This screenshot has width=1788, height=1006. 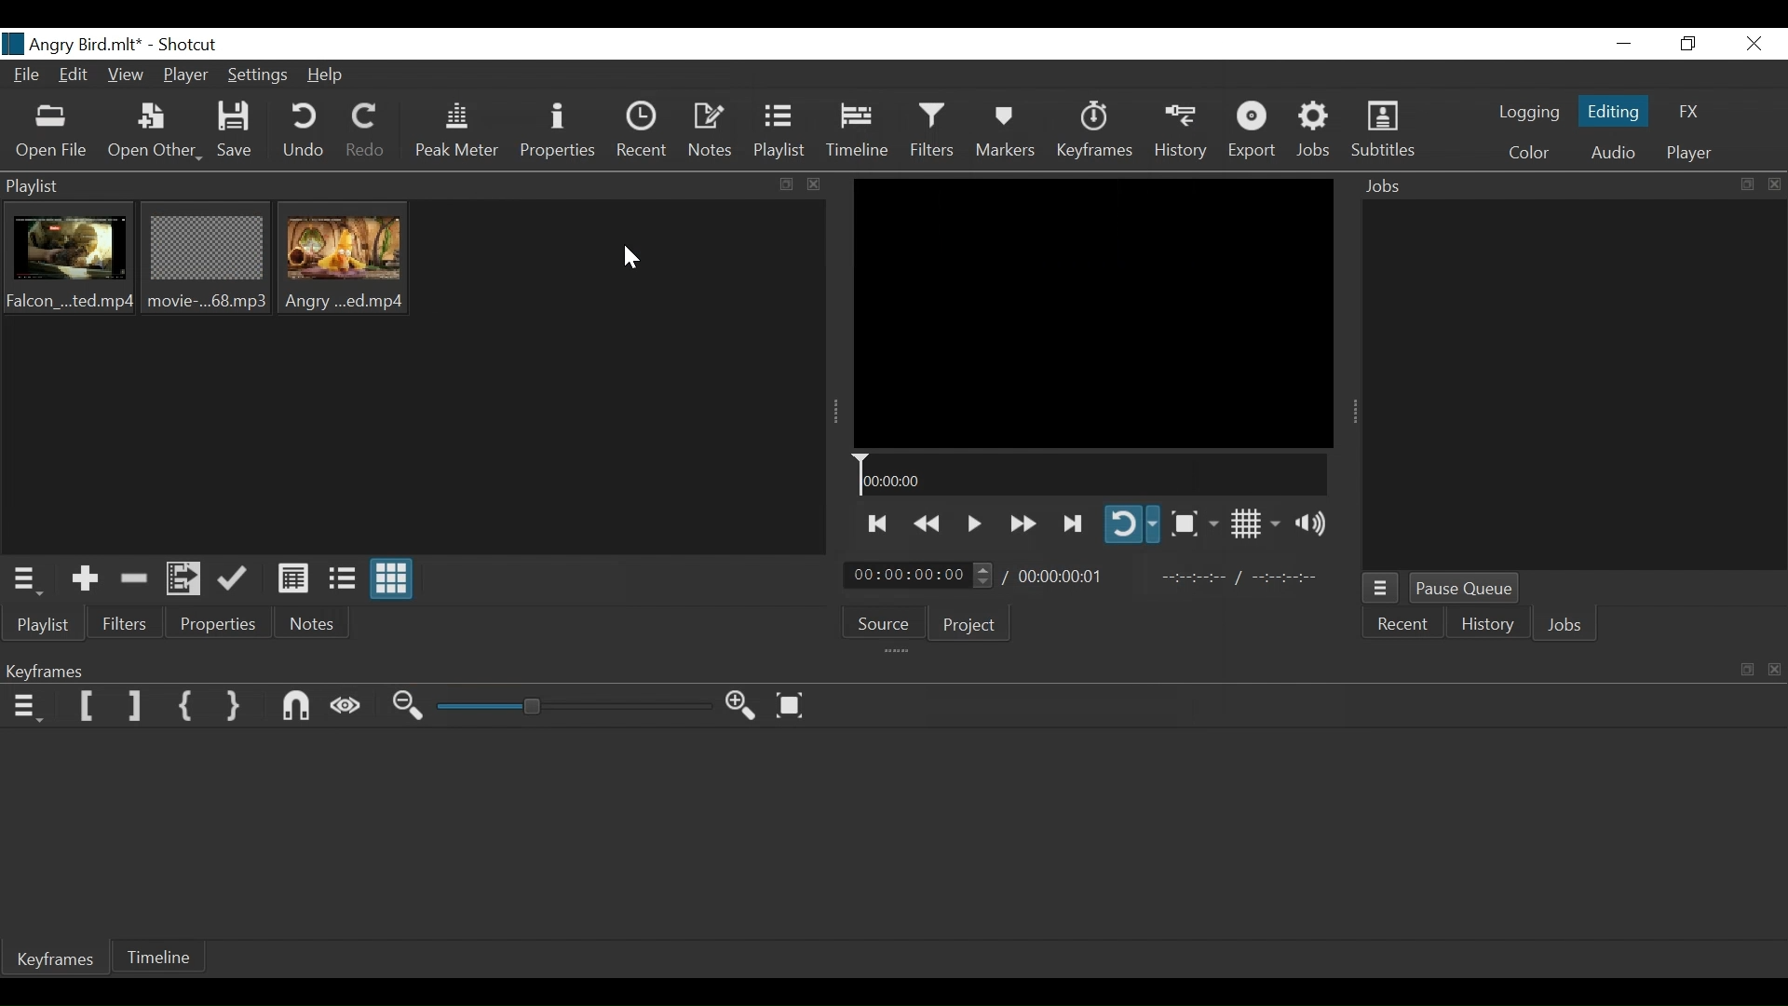 What do you see at coordinates (125, 624) in the screenshot?
I see `Filter` at bounding box center [125, 624].